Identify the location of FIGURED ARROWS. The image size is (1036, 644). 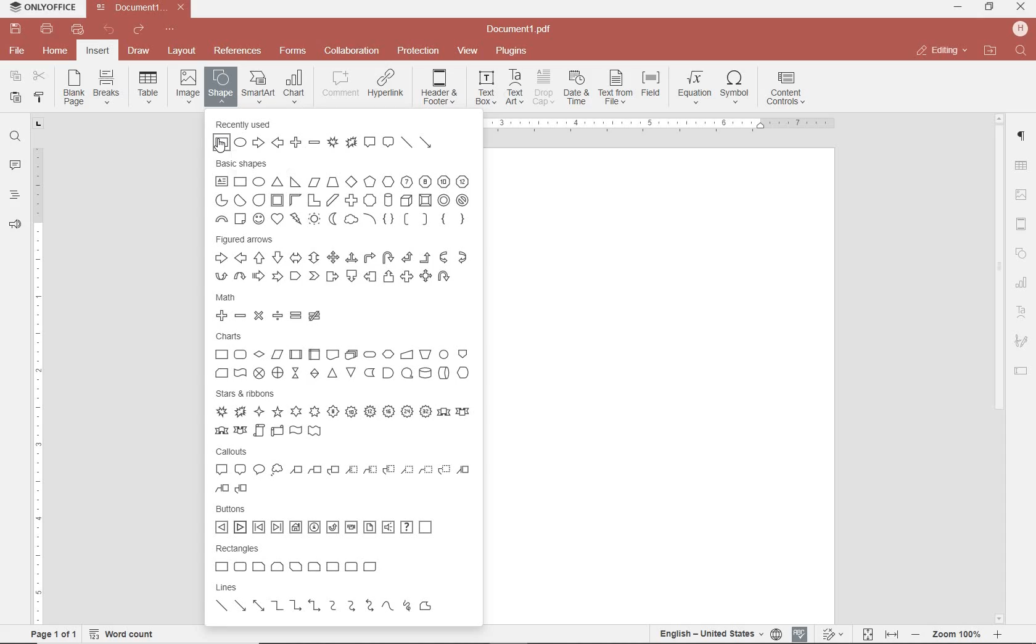
(342, 260).